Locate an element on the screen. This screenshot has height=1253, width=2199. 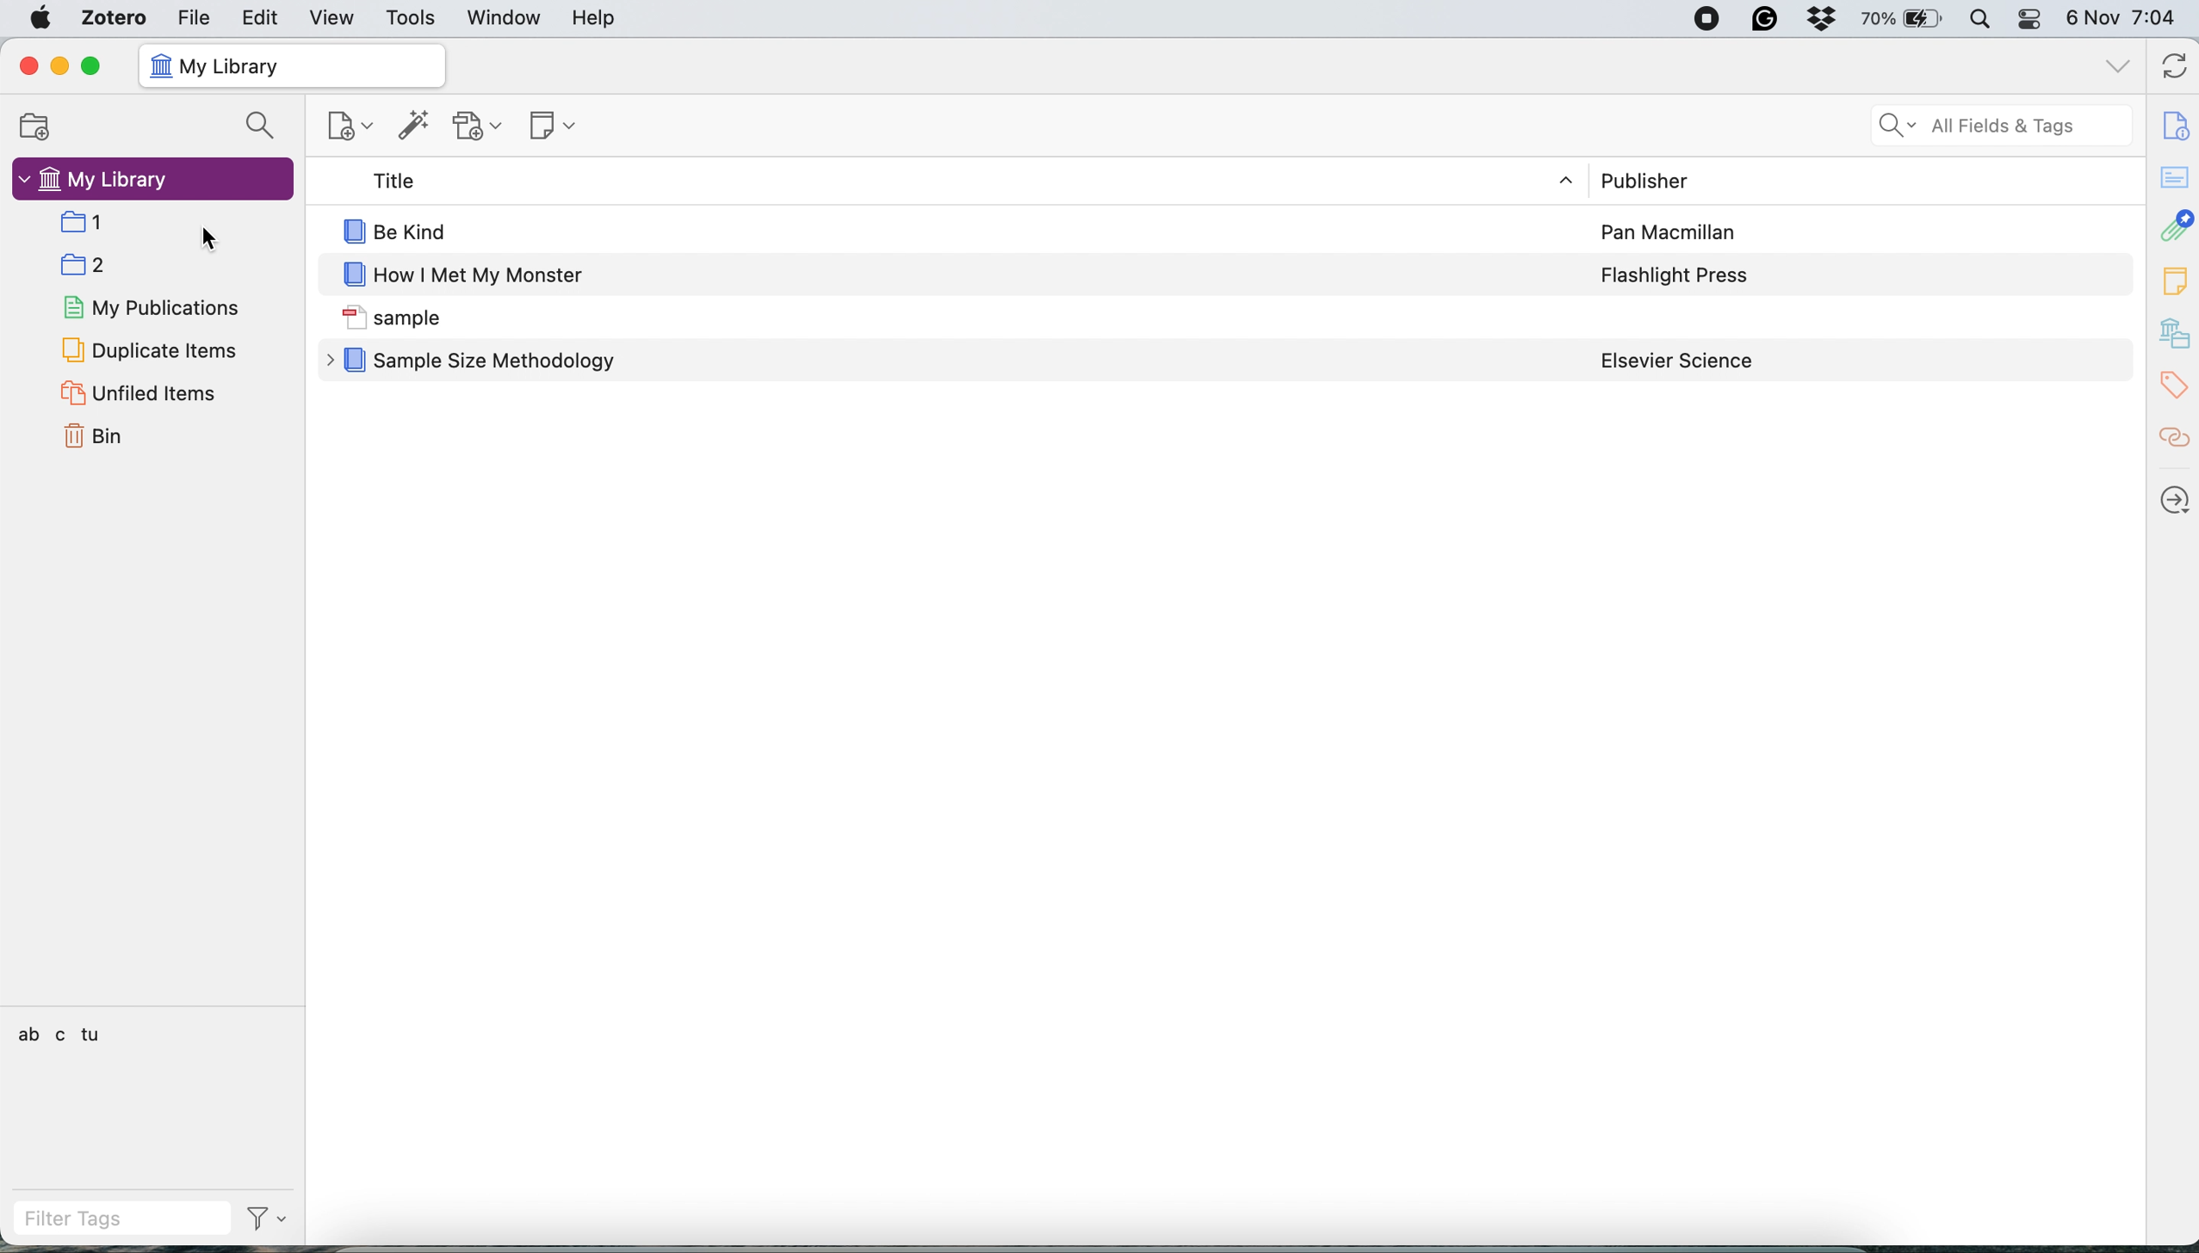
icon is located at coordinates (352, 276).